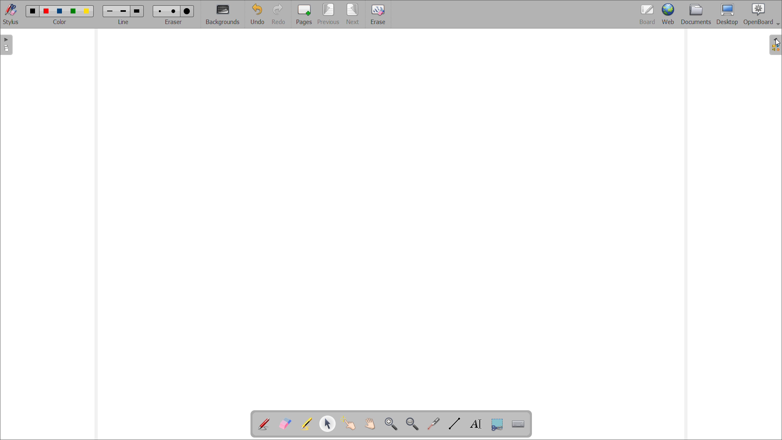 The width and height of the screenshot is (782, 440). I want to click on board, so click(648, 14).